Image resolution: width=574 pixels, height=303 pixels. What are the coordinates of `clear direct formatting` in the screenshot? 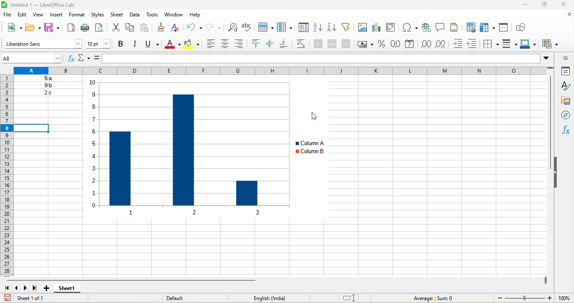 It's located at (178, 29).